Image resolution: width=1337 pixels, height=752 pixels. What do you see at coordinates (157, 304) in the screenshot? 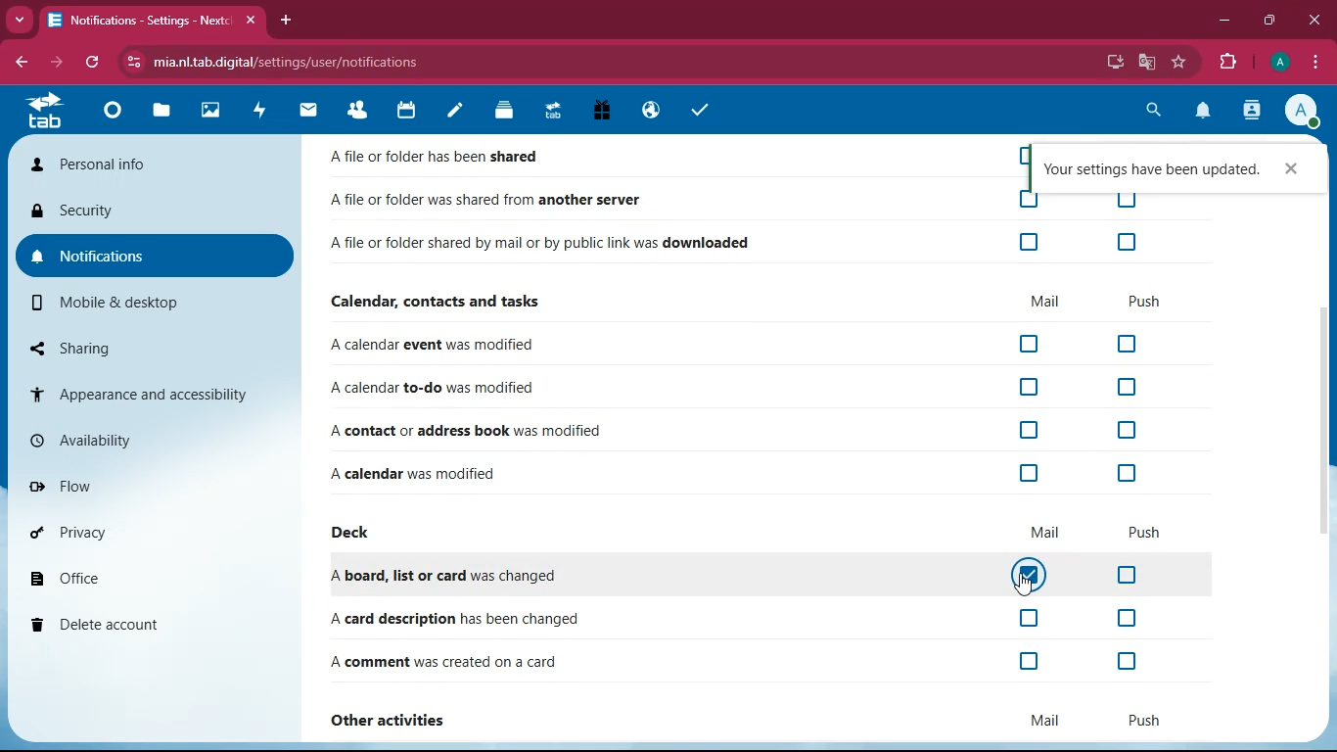
I see `mobile & desktop` at bounding box center [157, 304].